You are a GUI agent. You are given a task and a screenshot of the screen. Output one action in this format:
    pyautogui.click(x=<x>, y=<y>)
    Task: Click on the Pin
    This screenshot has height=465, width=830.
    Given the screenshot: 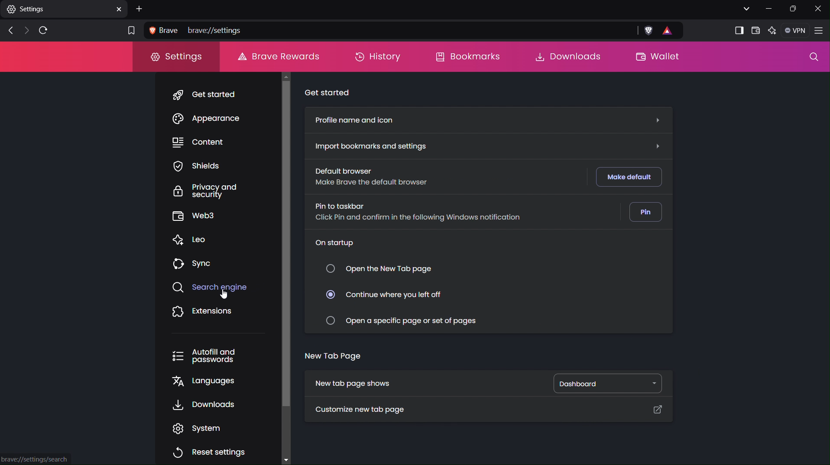 What is the action you would take?
    pyautogui.click(x=647, y=213)
    